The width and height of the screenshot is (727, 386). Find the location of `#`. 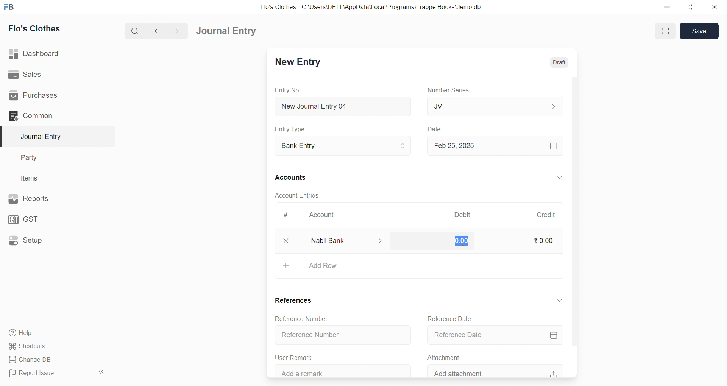

# is located at coordinates (286, 216).